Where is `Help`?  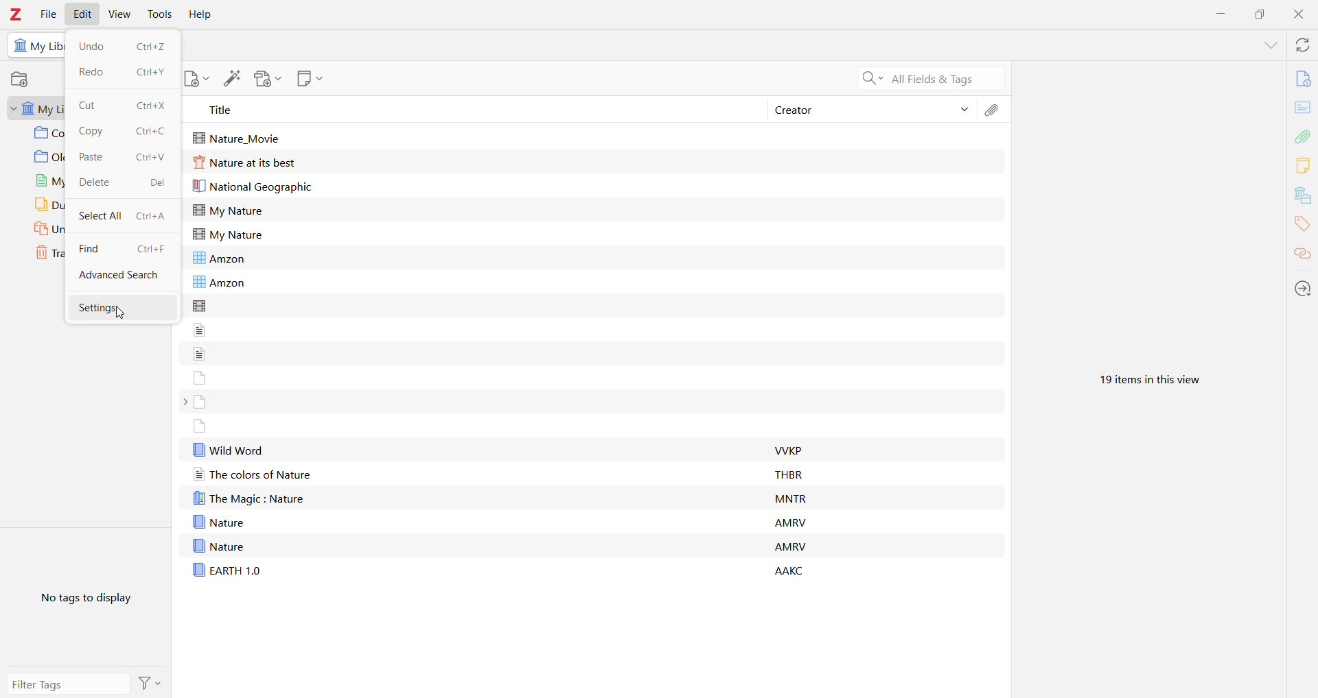
Help is located at coordinates (203, 14).